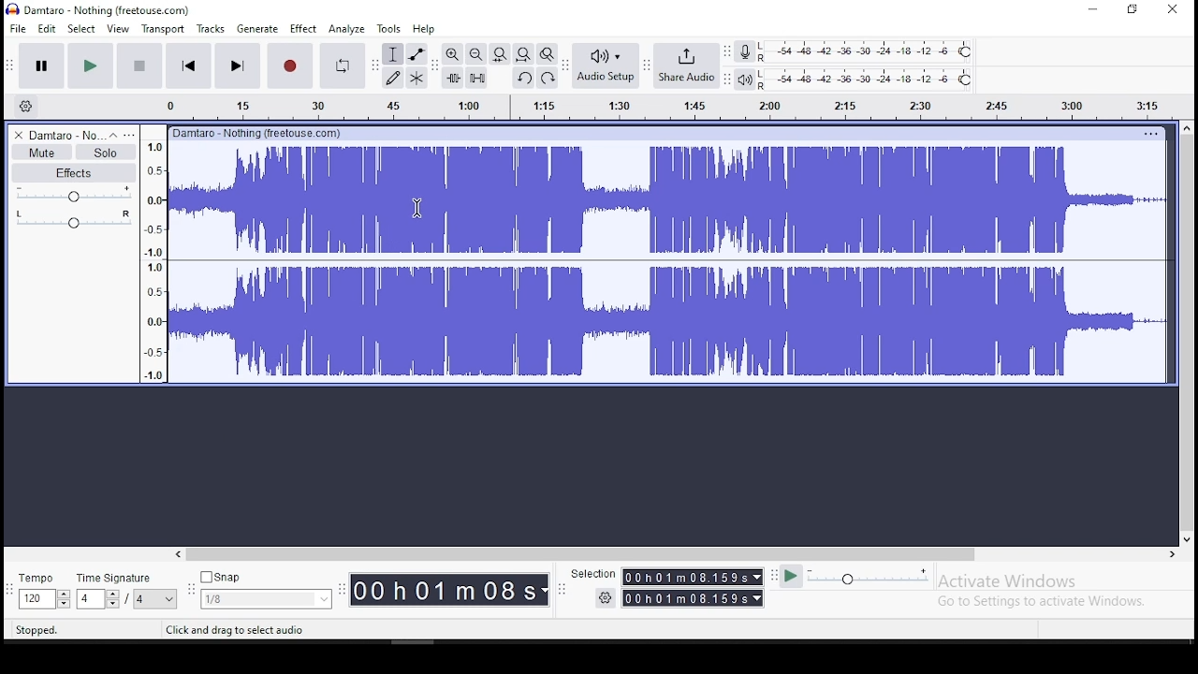 The height and width of the screenshot is (674, 1198). What do you see at coordinates (11, 590) in the screenshot?
I see `` at bounding box center [11, 590].